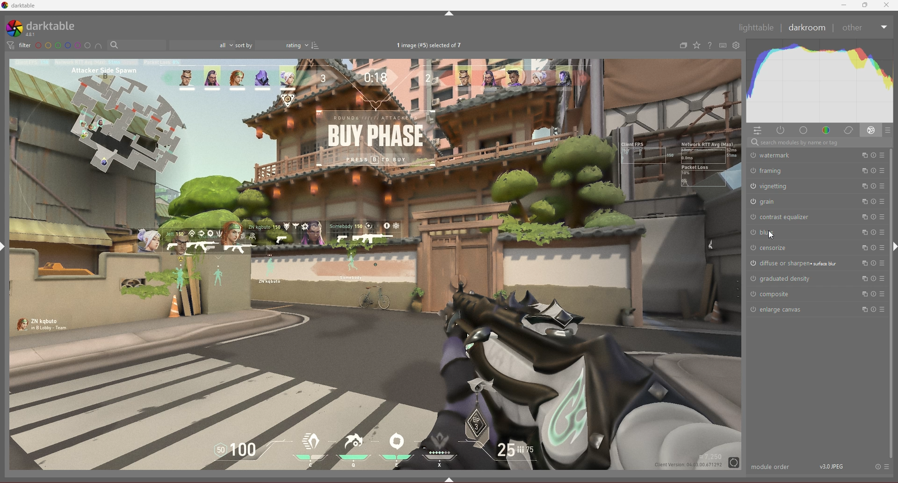  I want to click on filter, so click(19, 45).